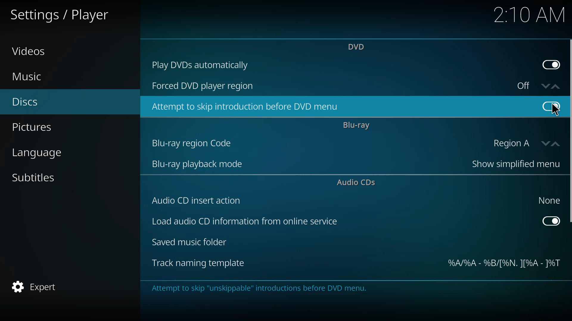 Image resolution: width=572 pixels, height=321 pixels. Describe the element at coordinates (197, 200) in the screenshot. I see `audio cd insert action` at that location.